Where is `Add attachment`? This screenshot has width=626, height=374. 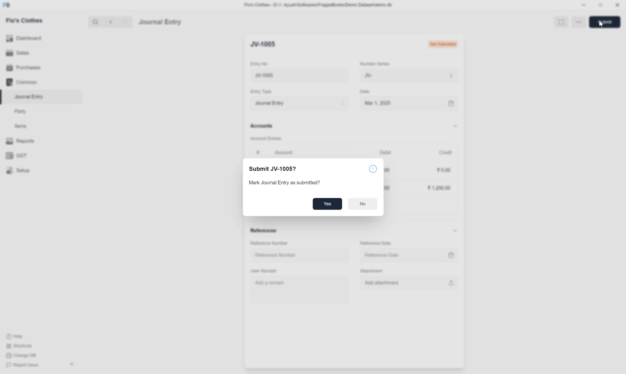
Add attachment is located at coordinates (386, 283).